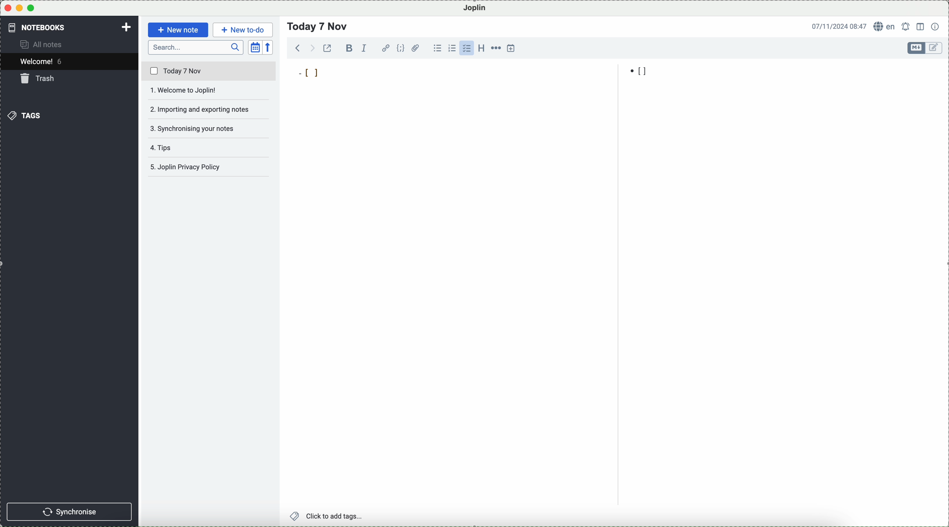  I want to click on trash, so click(39, 78).